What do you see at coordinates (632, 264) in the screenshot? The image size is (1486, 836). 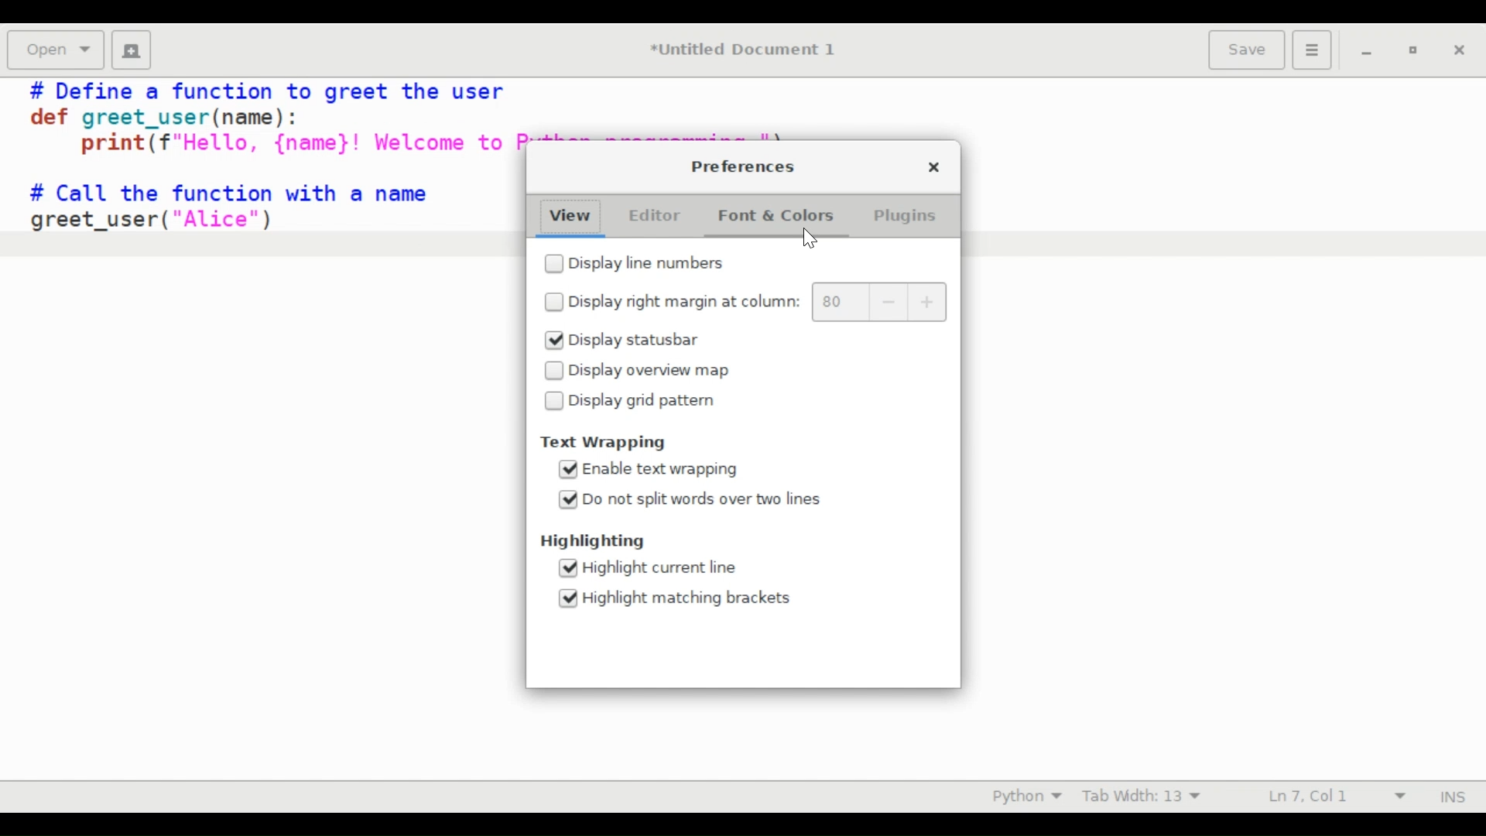 I see `(un)check Display line numbers` at bounding box center [632, 264].